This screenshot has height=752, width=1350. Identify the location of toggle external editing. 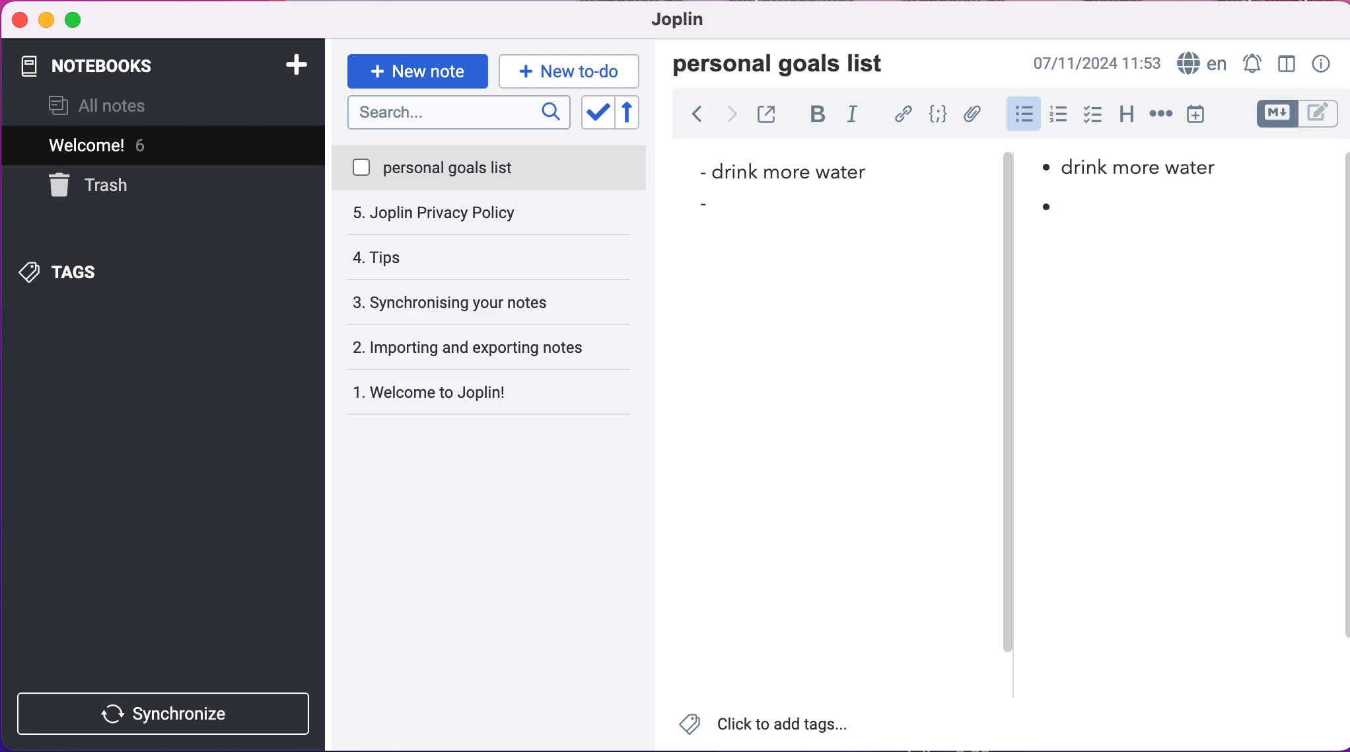
(767, 116).